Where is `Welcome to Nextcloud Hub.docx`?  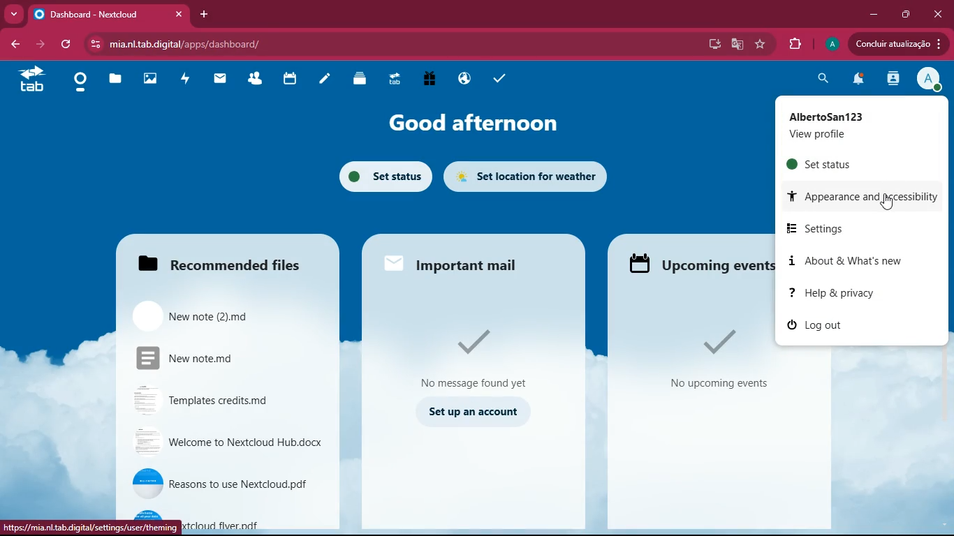 Welcome to Nextcloud Hub.docx is located at coordinates (228, 440).